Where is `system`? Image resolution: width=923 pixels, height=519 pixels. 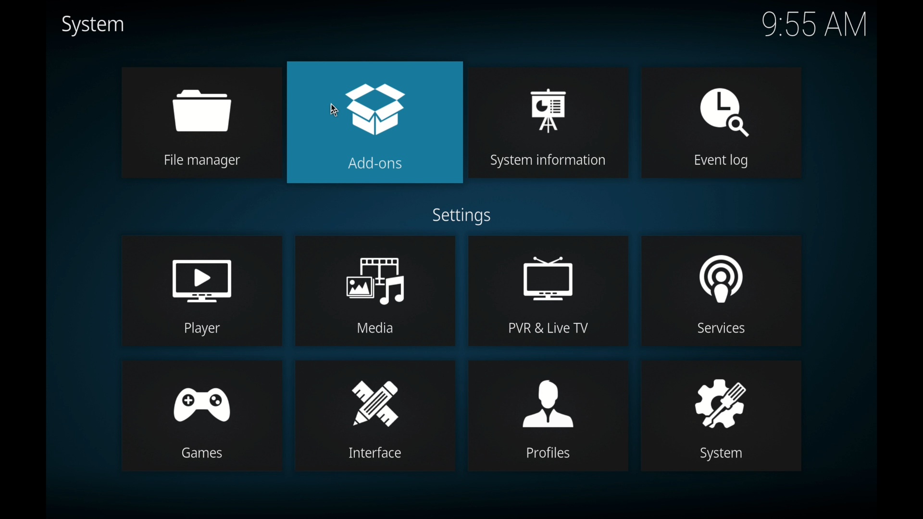 system is located at coordinates (722, 416).